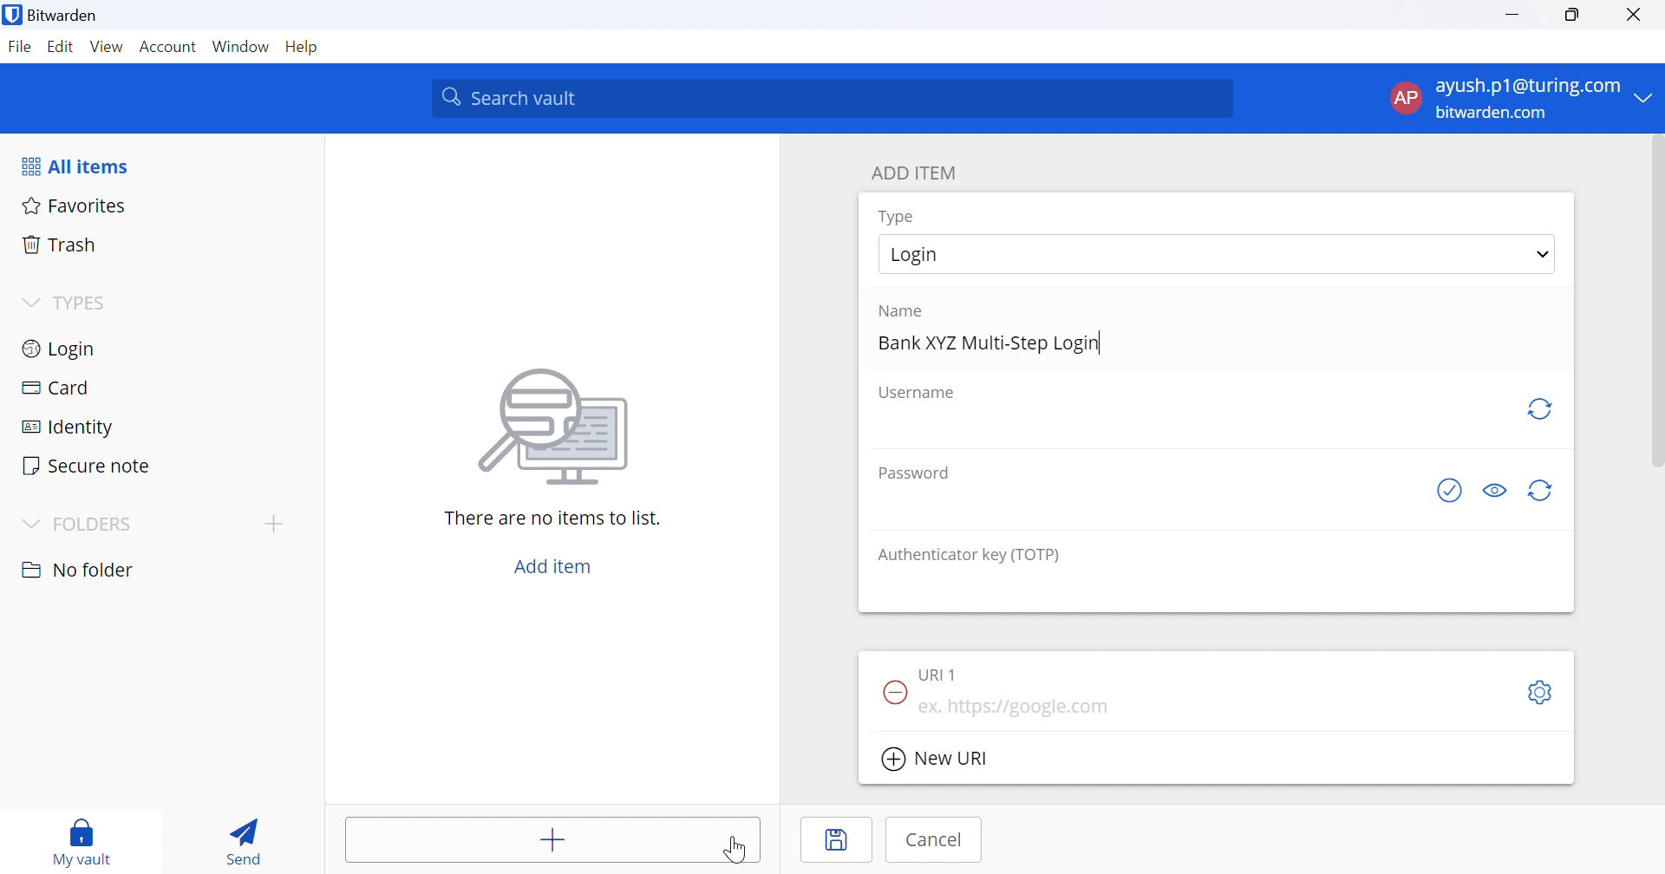  What do you see at coordinates (101, 525) in the screenshot?
I see `FOLDERS` at bounding box center [101, 525].